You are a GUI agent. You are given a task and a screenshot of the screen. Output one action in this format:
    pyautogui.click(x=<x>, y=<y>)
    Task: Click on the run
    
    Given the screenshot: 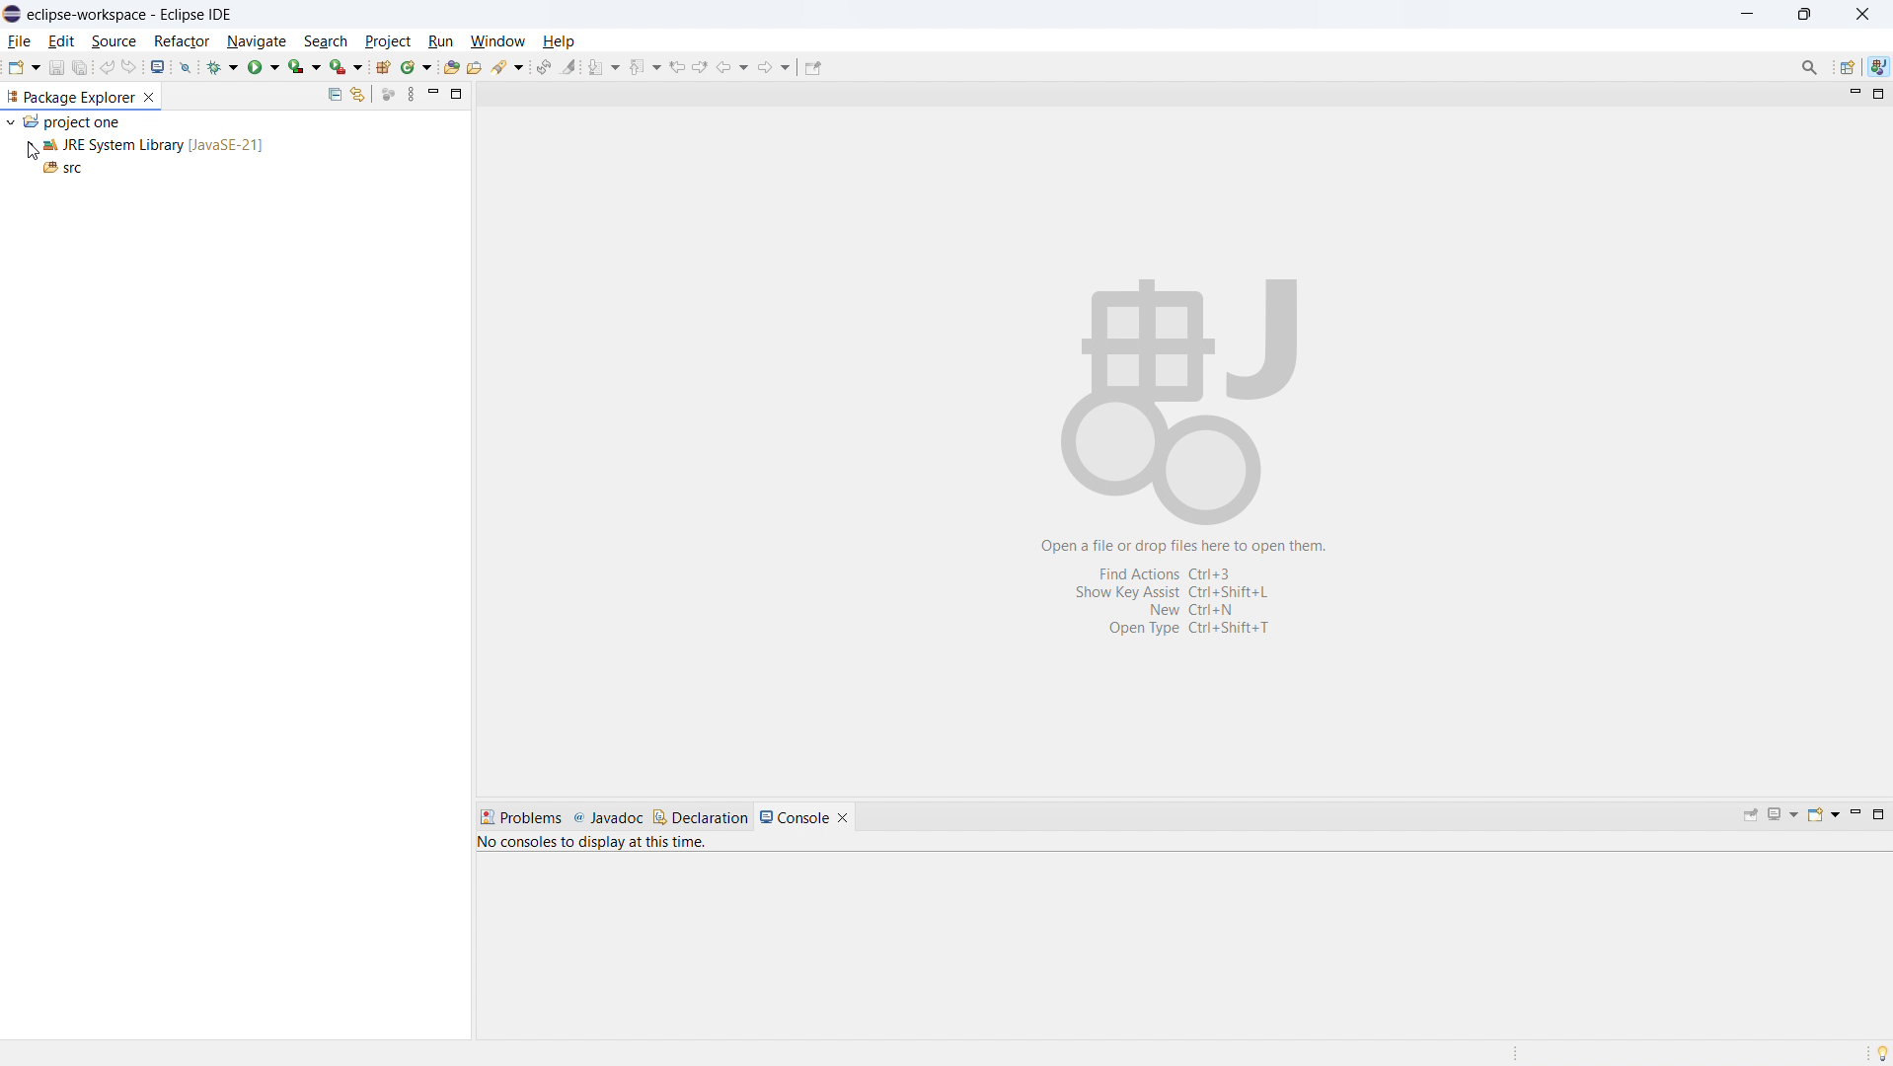 What is the action you would take?
    pyautogui.click(x=435, y=39)
    